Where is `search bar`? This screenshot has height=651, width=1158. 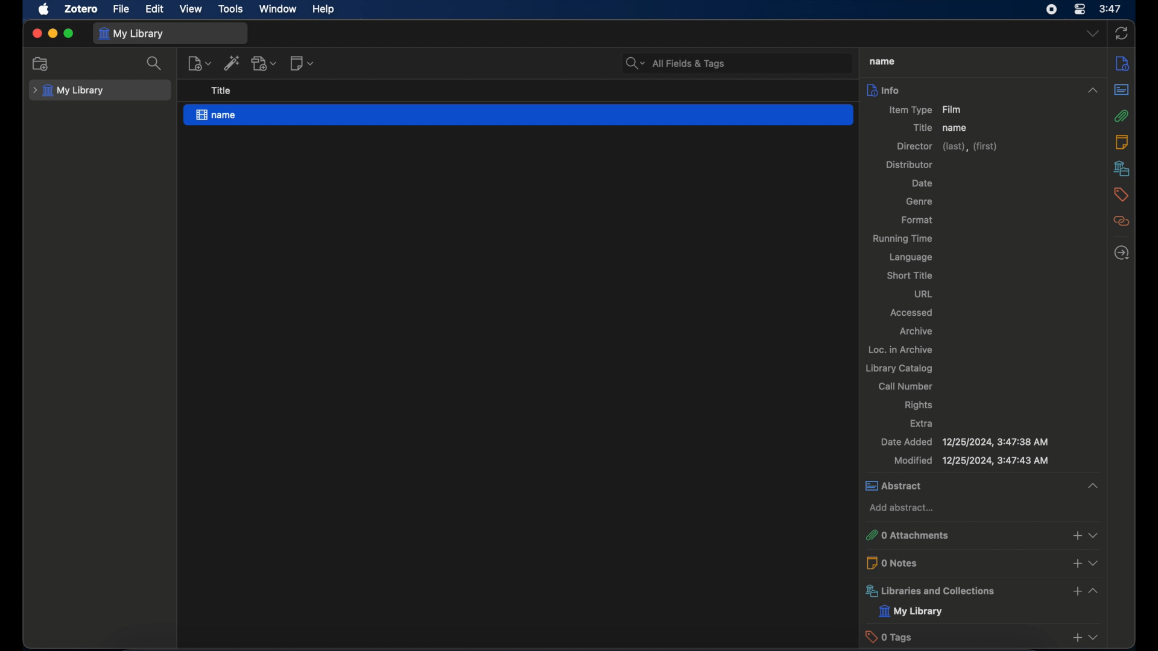
search bar is located at coordinates (675, 64).